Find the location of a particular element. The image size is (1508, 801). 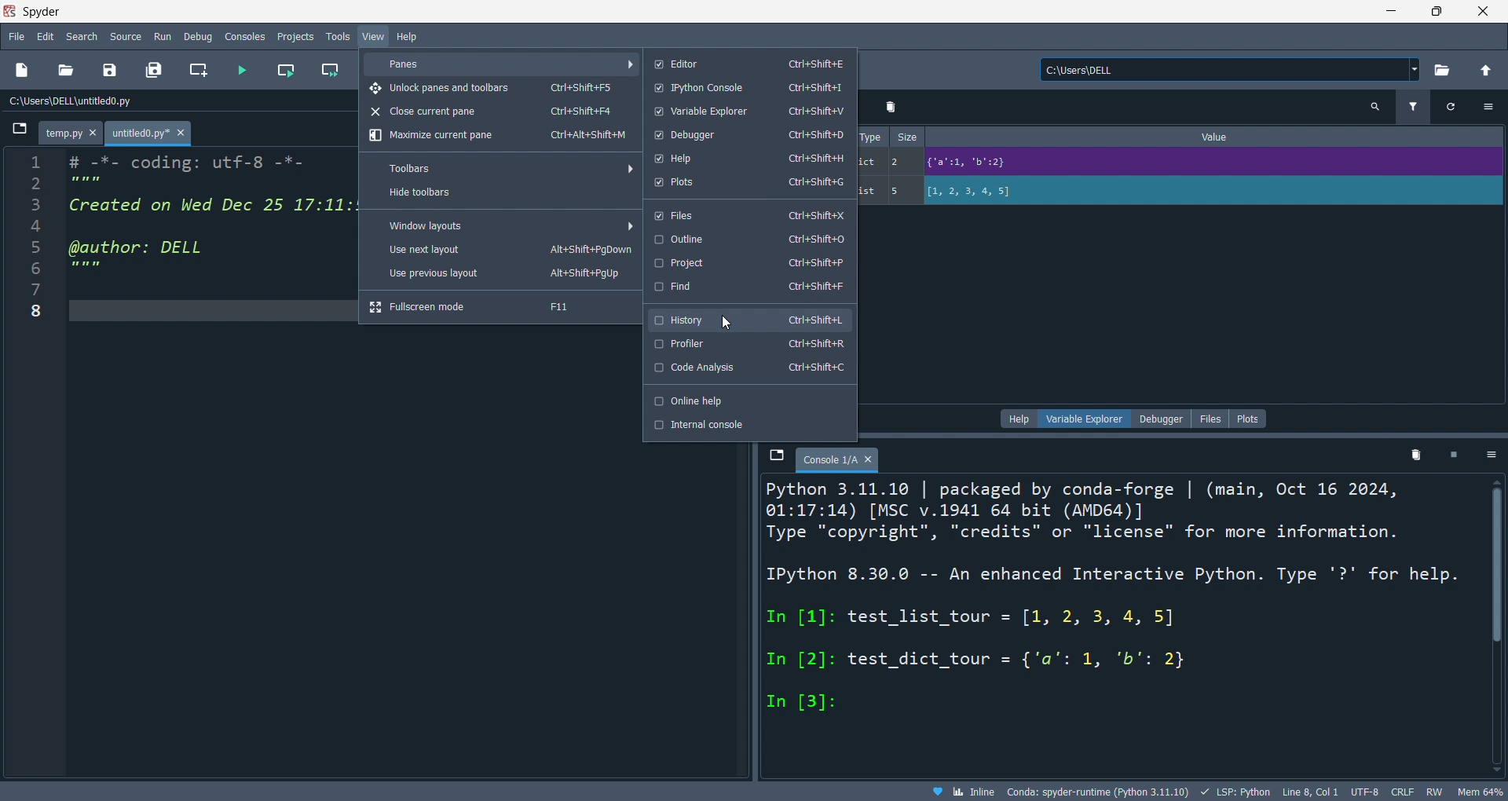

plots is located at coordinates (1249, 419).